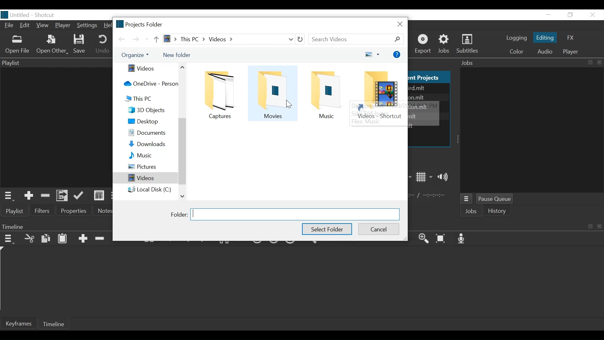 The width and height of the screenshot is (604, 340). I want to click on Go back, so click(121, 39).